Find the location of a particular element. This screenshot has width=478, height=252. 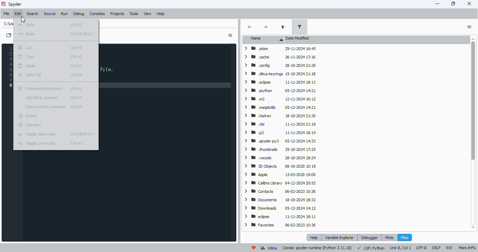

cursor is located at coordinates (23, 20).